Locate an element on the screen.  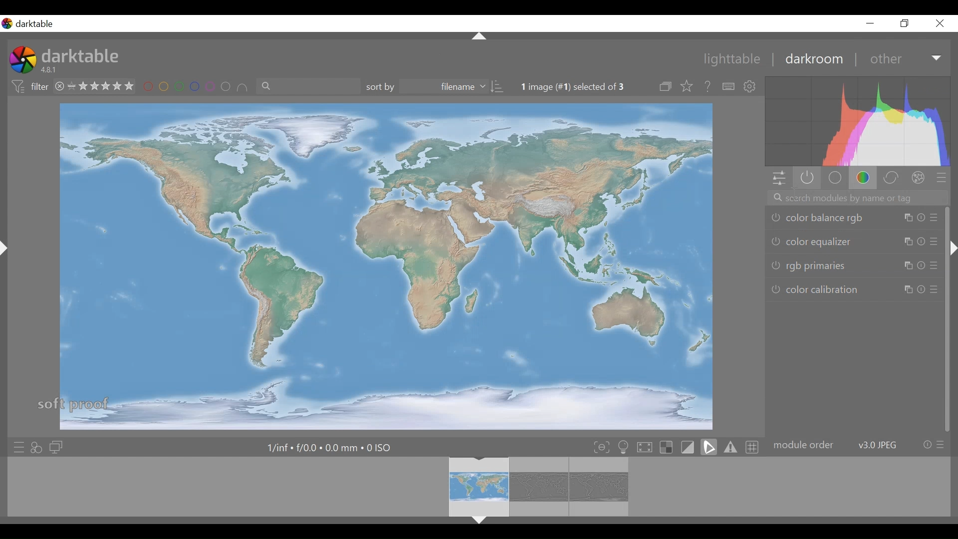
toggle display indication is located at coordinates (689, 447).